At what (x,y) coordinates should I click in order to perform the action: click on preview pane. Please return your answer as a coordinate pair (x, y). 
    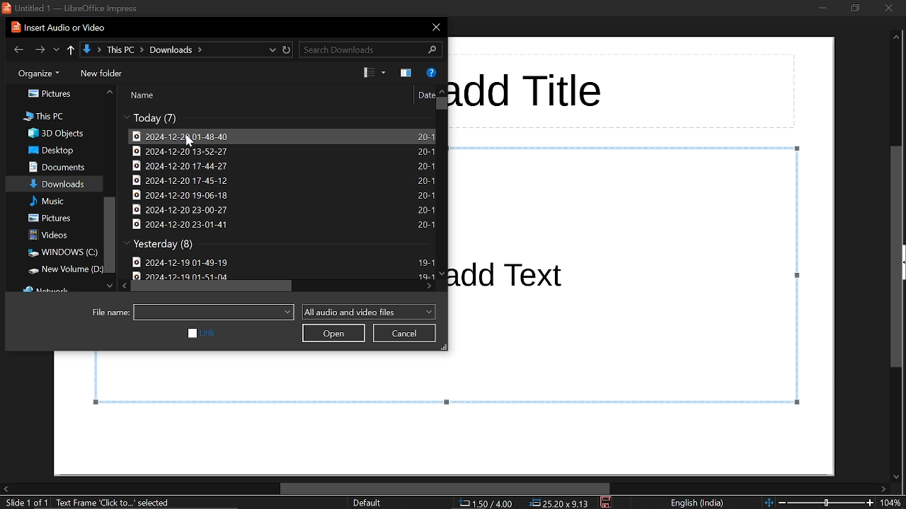
    Looking at the image, I should click on (405, 73).